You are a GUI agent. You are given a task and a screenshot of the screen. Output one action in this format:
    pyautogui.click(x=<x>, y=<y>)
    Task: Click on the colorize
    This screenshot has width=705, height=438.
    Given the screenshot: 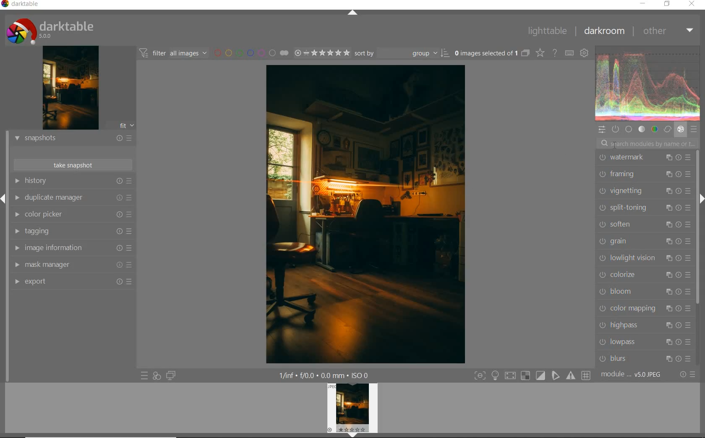 What is the action you would take?
    pyautogui.click(x=643, y=274)
    